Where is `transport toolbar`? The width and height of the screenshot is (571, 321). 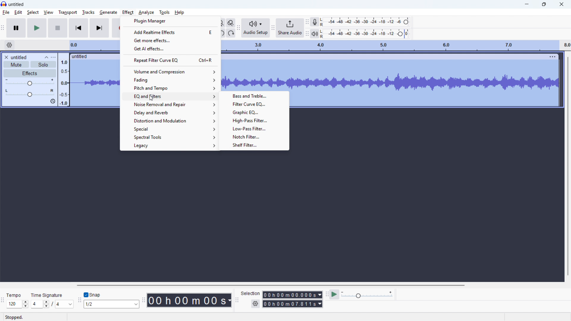
transport toolbar is located at coordinates (3, 29).